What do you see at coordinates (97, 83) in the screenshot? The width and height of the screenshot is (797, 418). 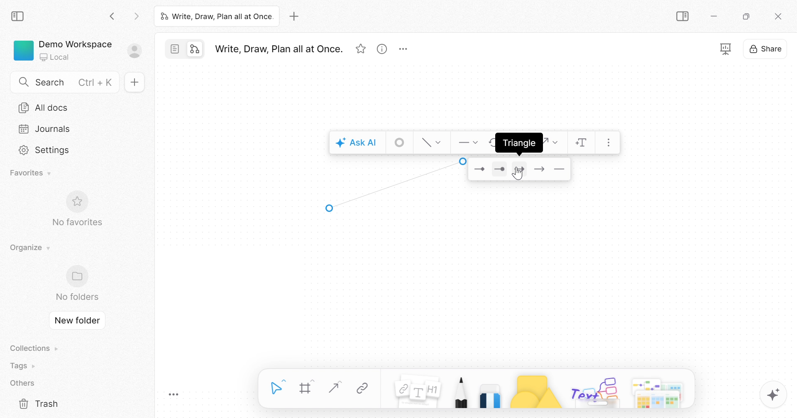 I see `Ctrl + K` at bounding box center [97, 83].